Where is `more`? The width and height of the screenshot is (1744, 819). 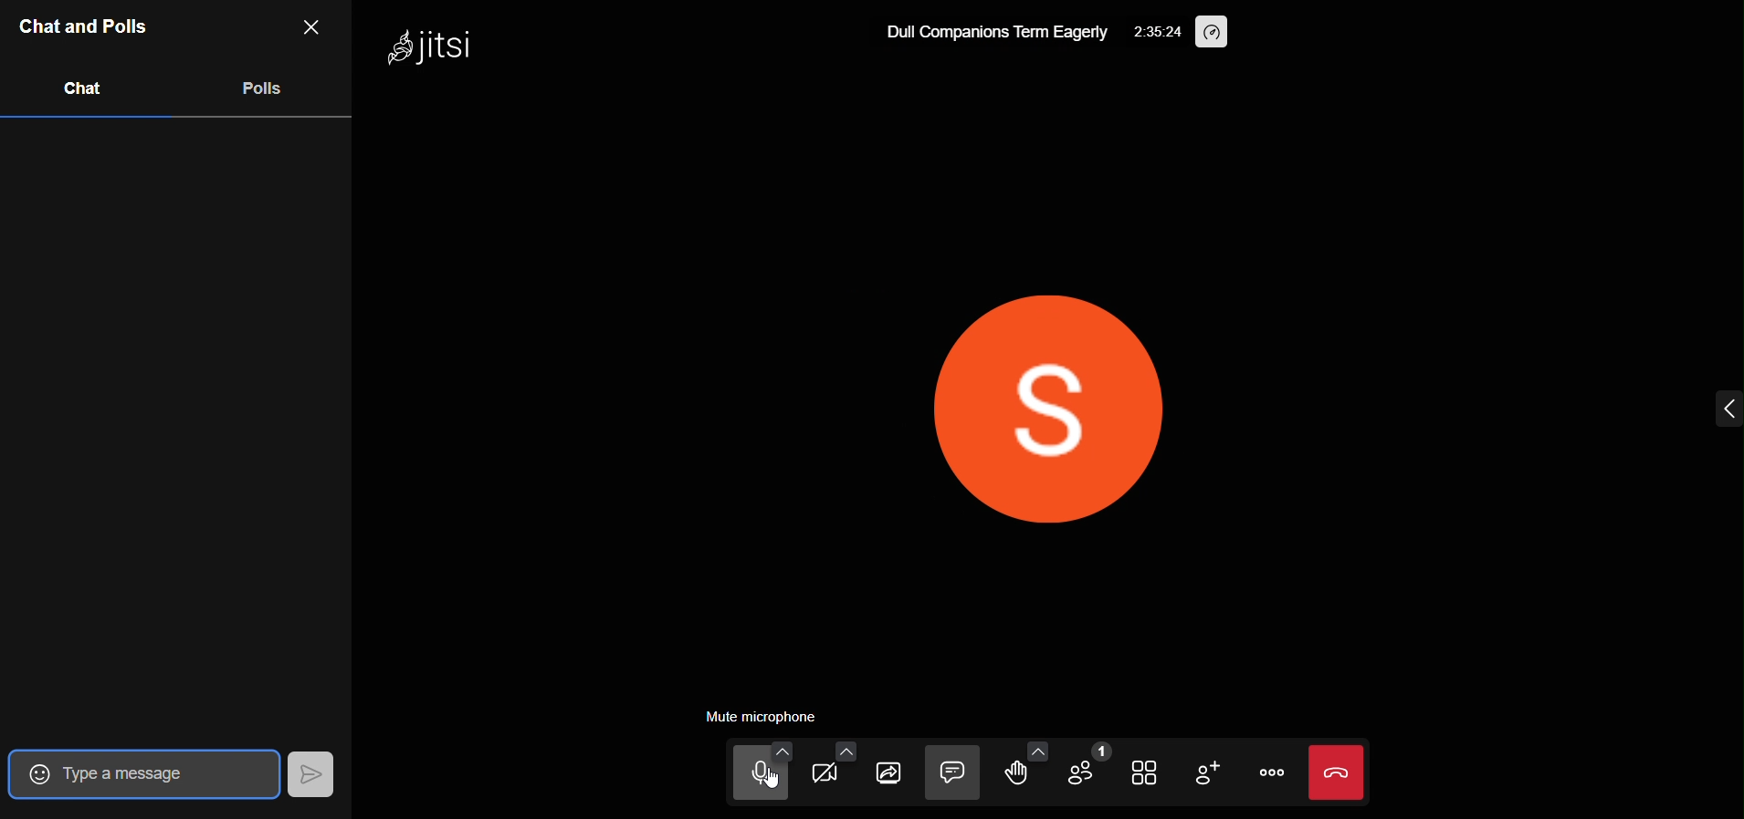
more is located at coordinates (1271, 774).